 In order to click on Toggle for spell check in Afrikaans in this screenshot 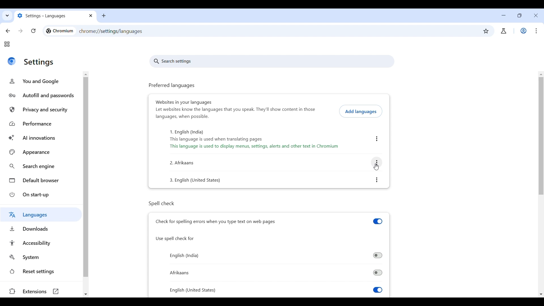, I will do `click(276, 273)`.